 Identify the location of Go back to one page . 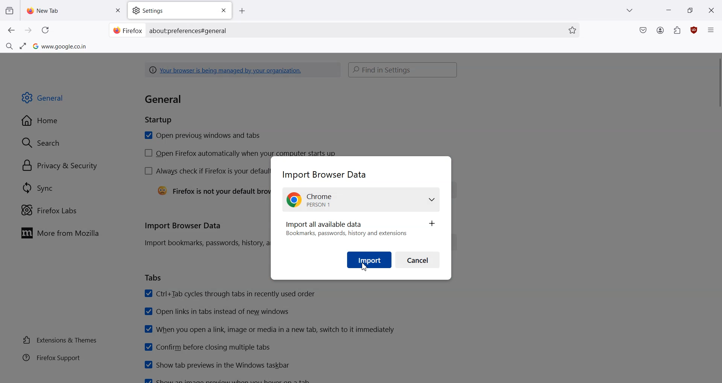
(12, 30).